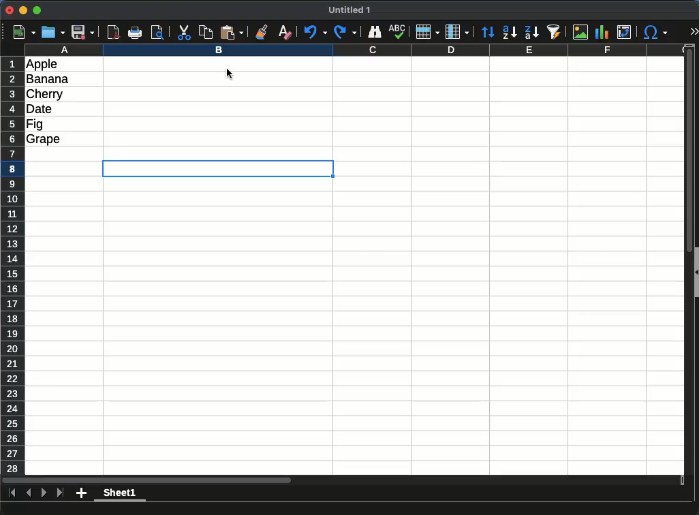  What do you see at coordinates (374, 32) in the screenshot?
I see `finder` at bounding box center [374, 32].